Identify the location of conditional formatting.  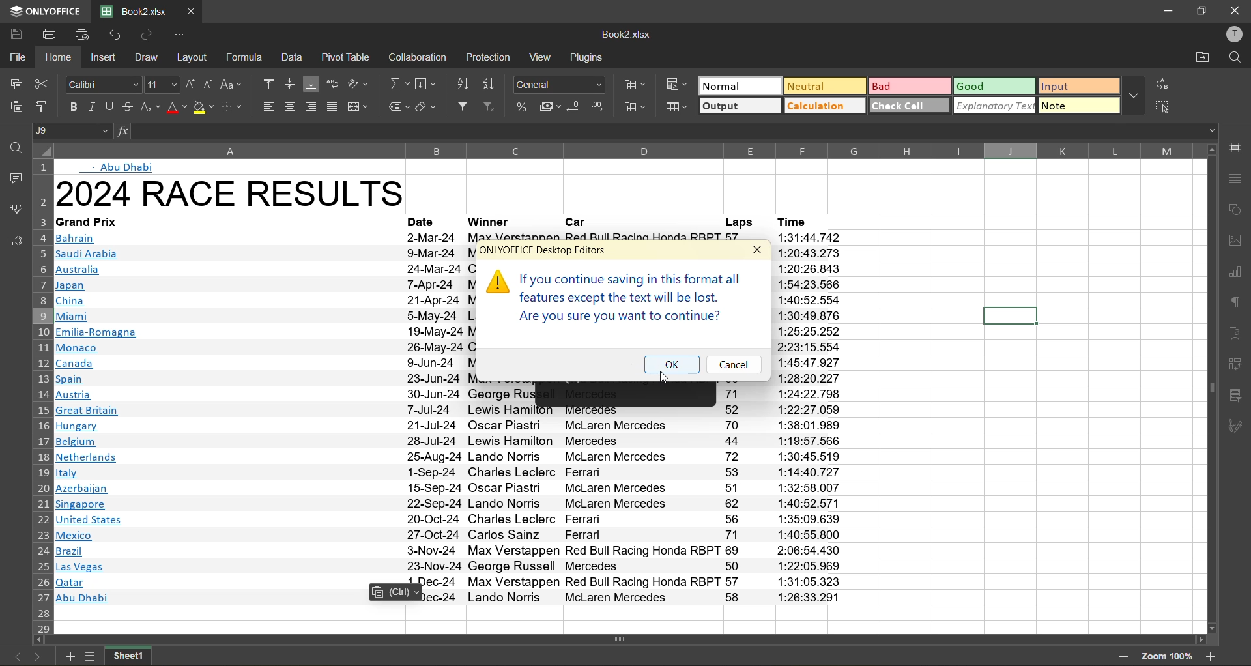
(680, 85).